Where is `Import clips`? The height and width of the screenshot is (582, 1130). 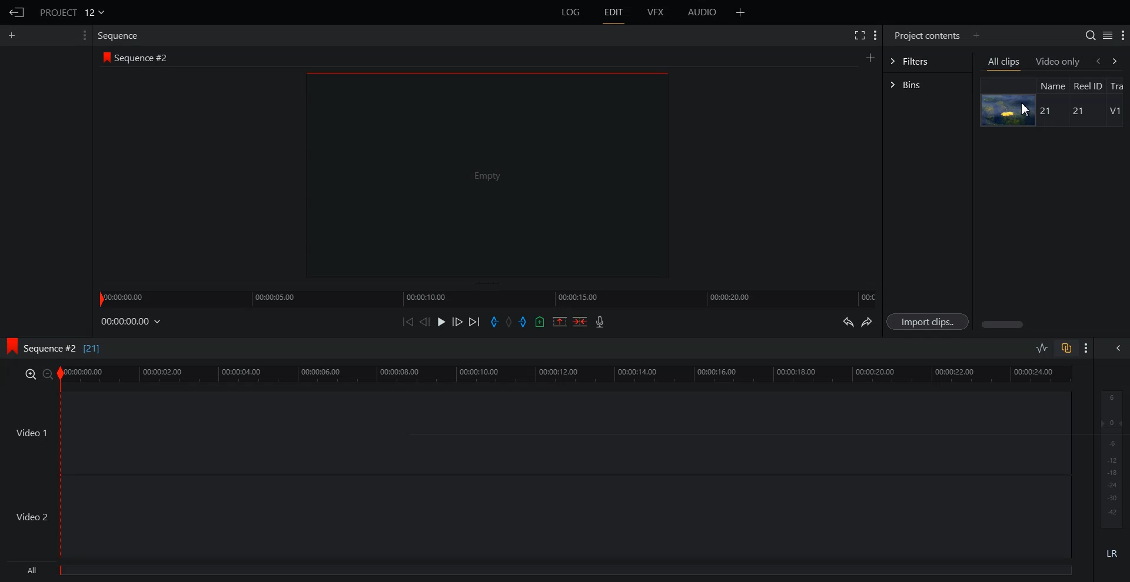
Import clips is located at coordinates (927, 321).